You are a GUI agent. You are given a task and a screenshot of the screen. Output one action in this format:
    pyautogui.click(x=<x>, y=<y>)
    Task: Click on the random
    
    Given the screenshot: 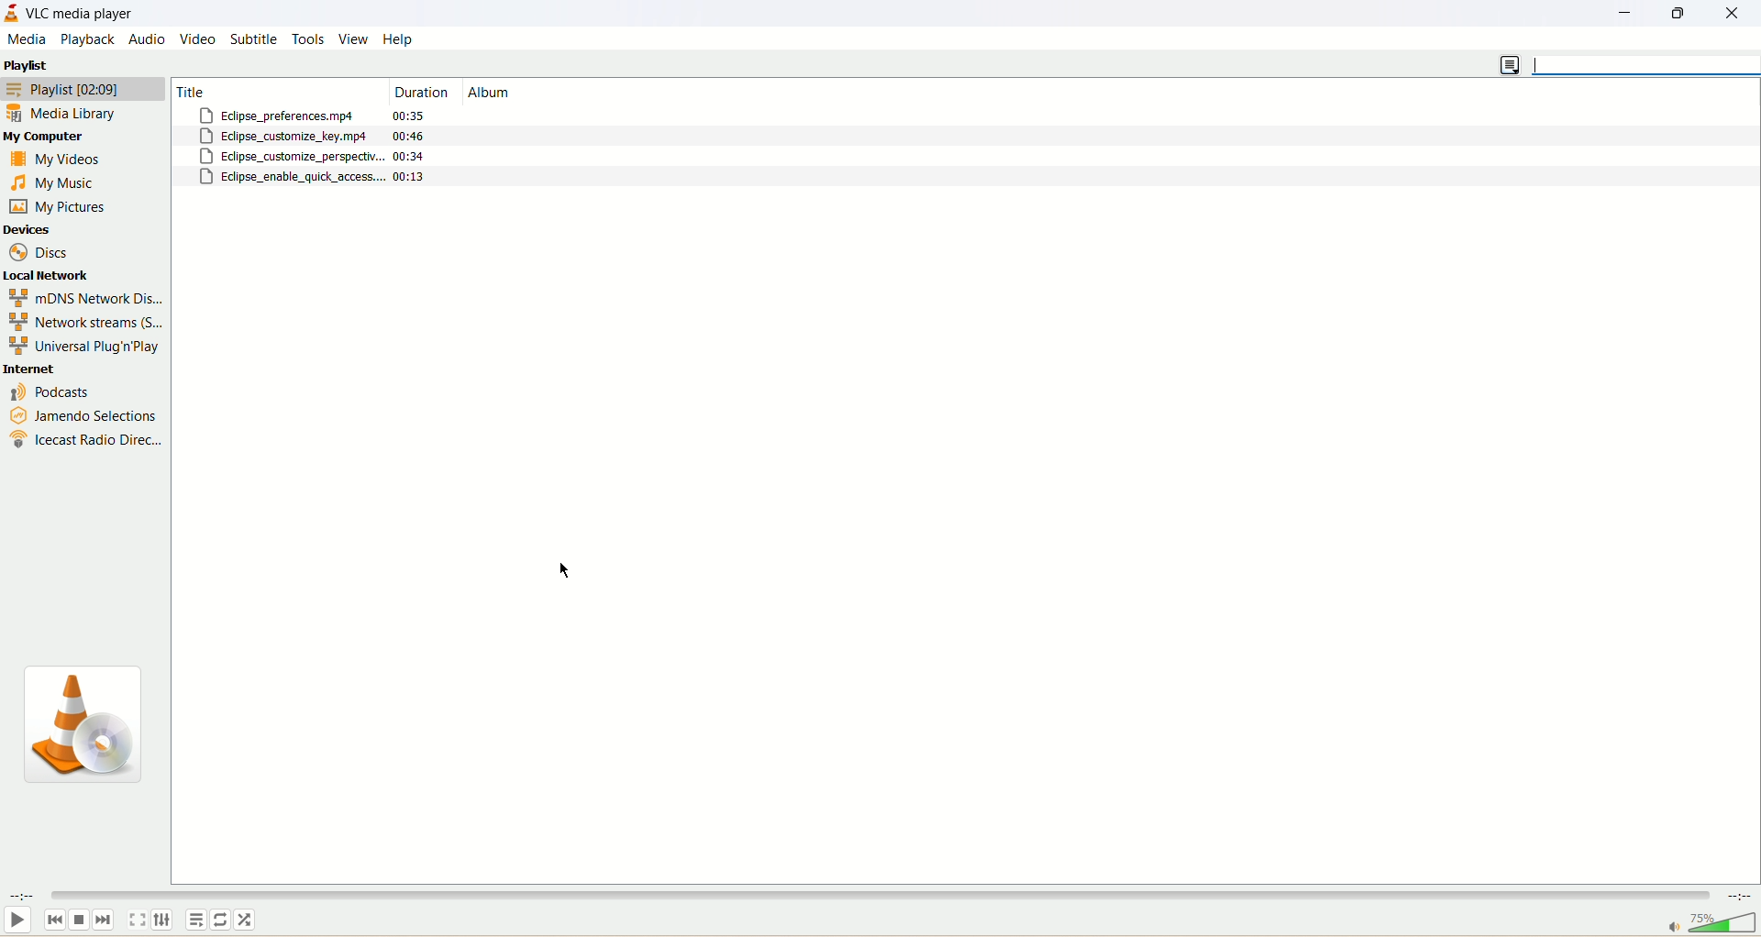 What is the action you would take?
    pyautogui.click(x=248, y=920)
    